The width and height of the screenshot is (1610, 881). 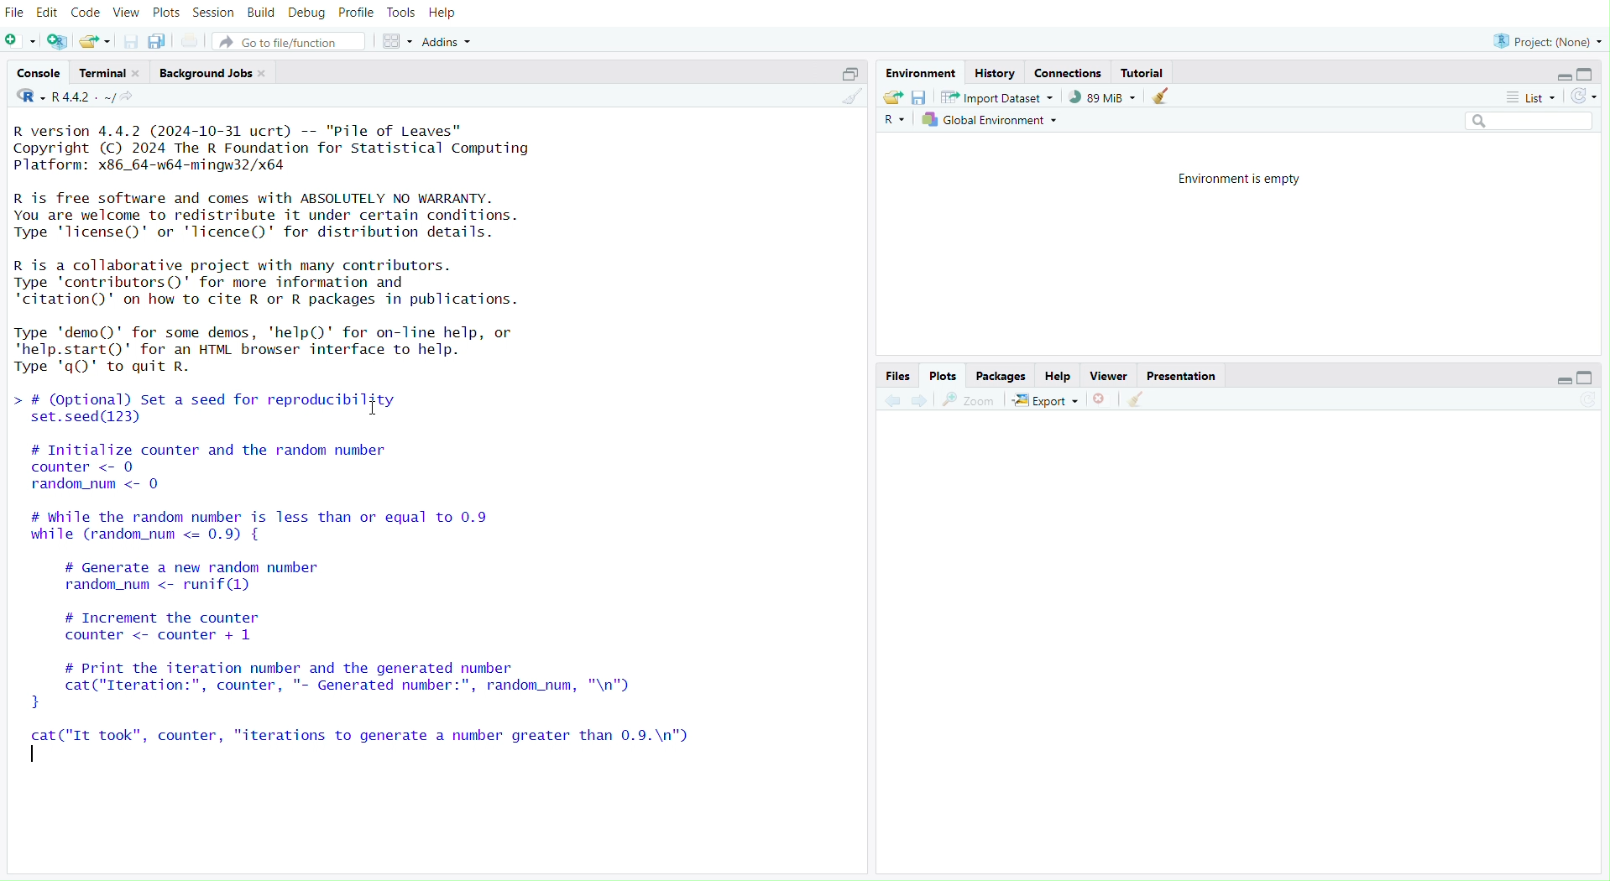 What do you see at coordinates (1051, 399) in the screenshot?
I see `Export` at bounding box center [1051, 399].